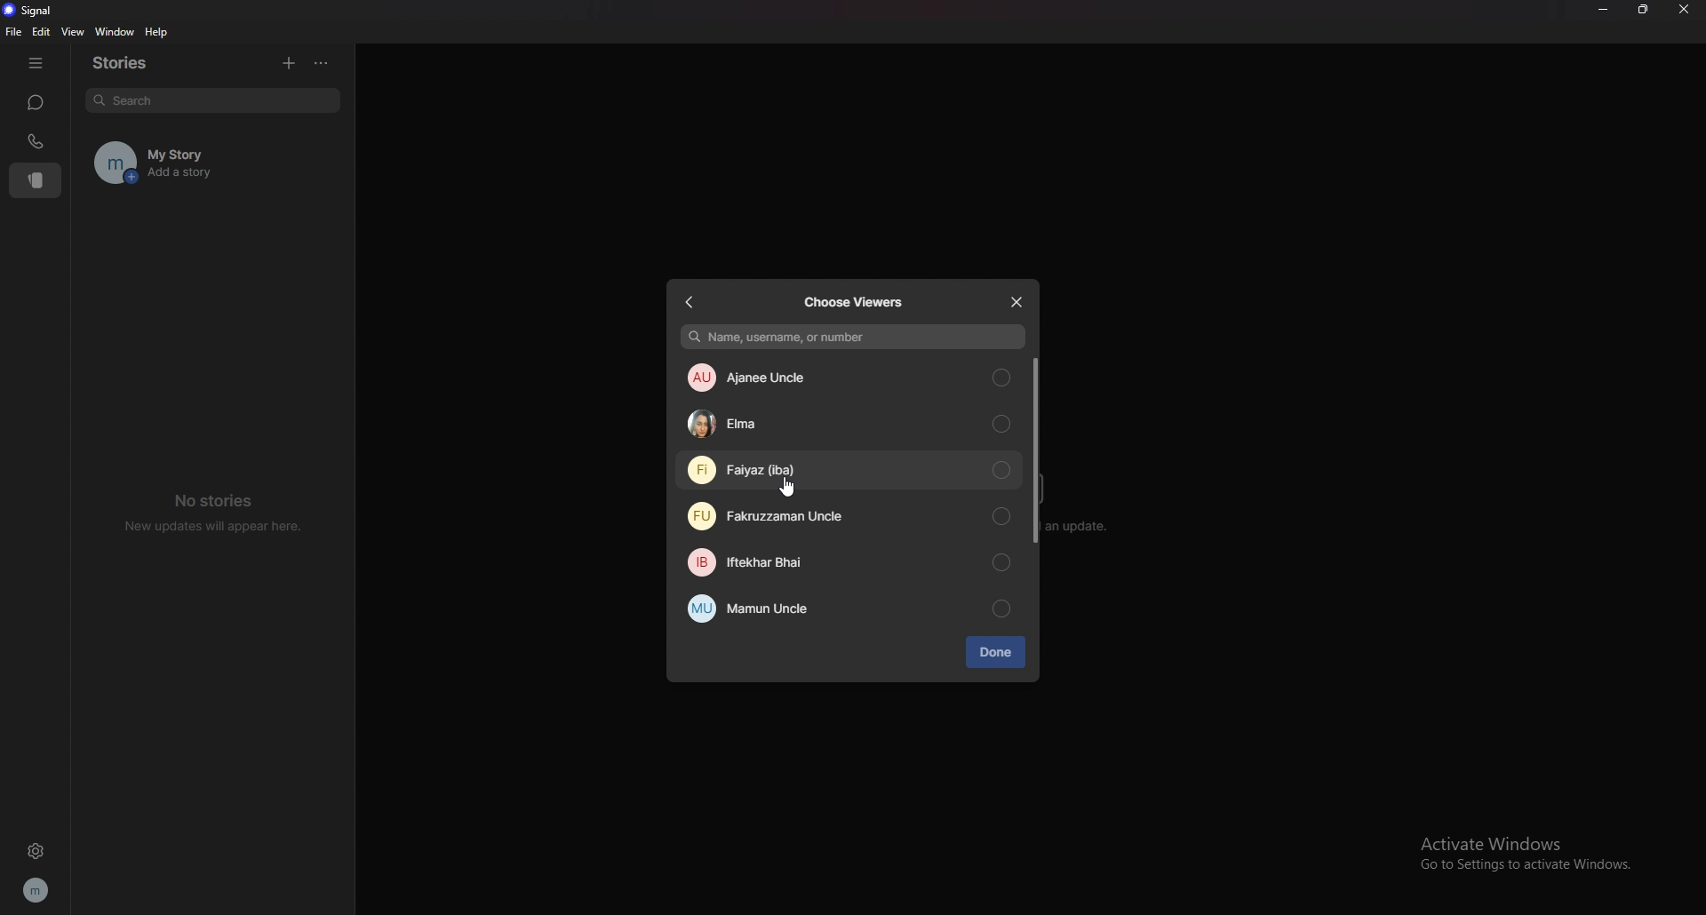 The image size is (1706, 915). I want to click on name, username, or number, so click(854, 338).